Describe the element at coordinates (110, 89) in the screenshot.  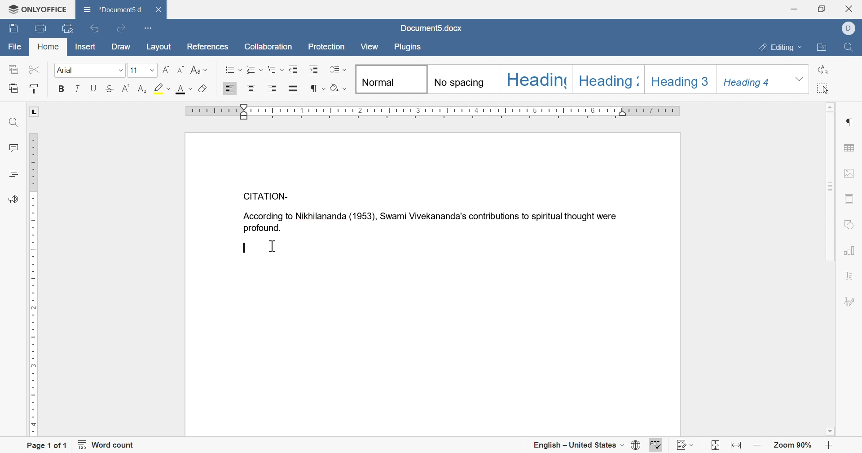
I see `strikethrough` at that location.